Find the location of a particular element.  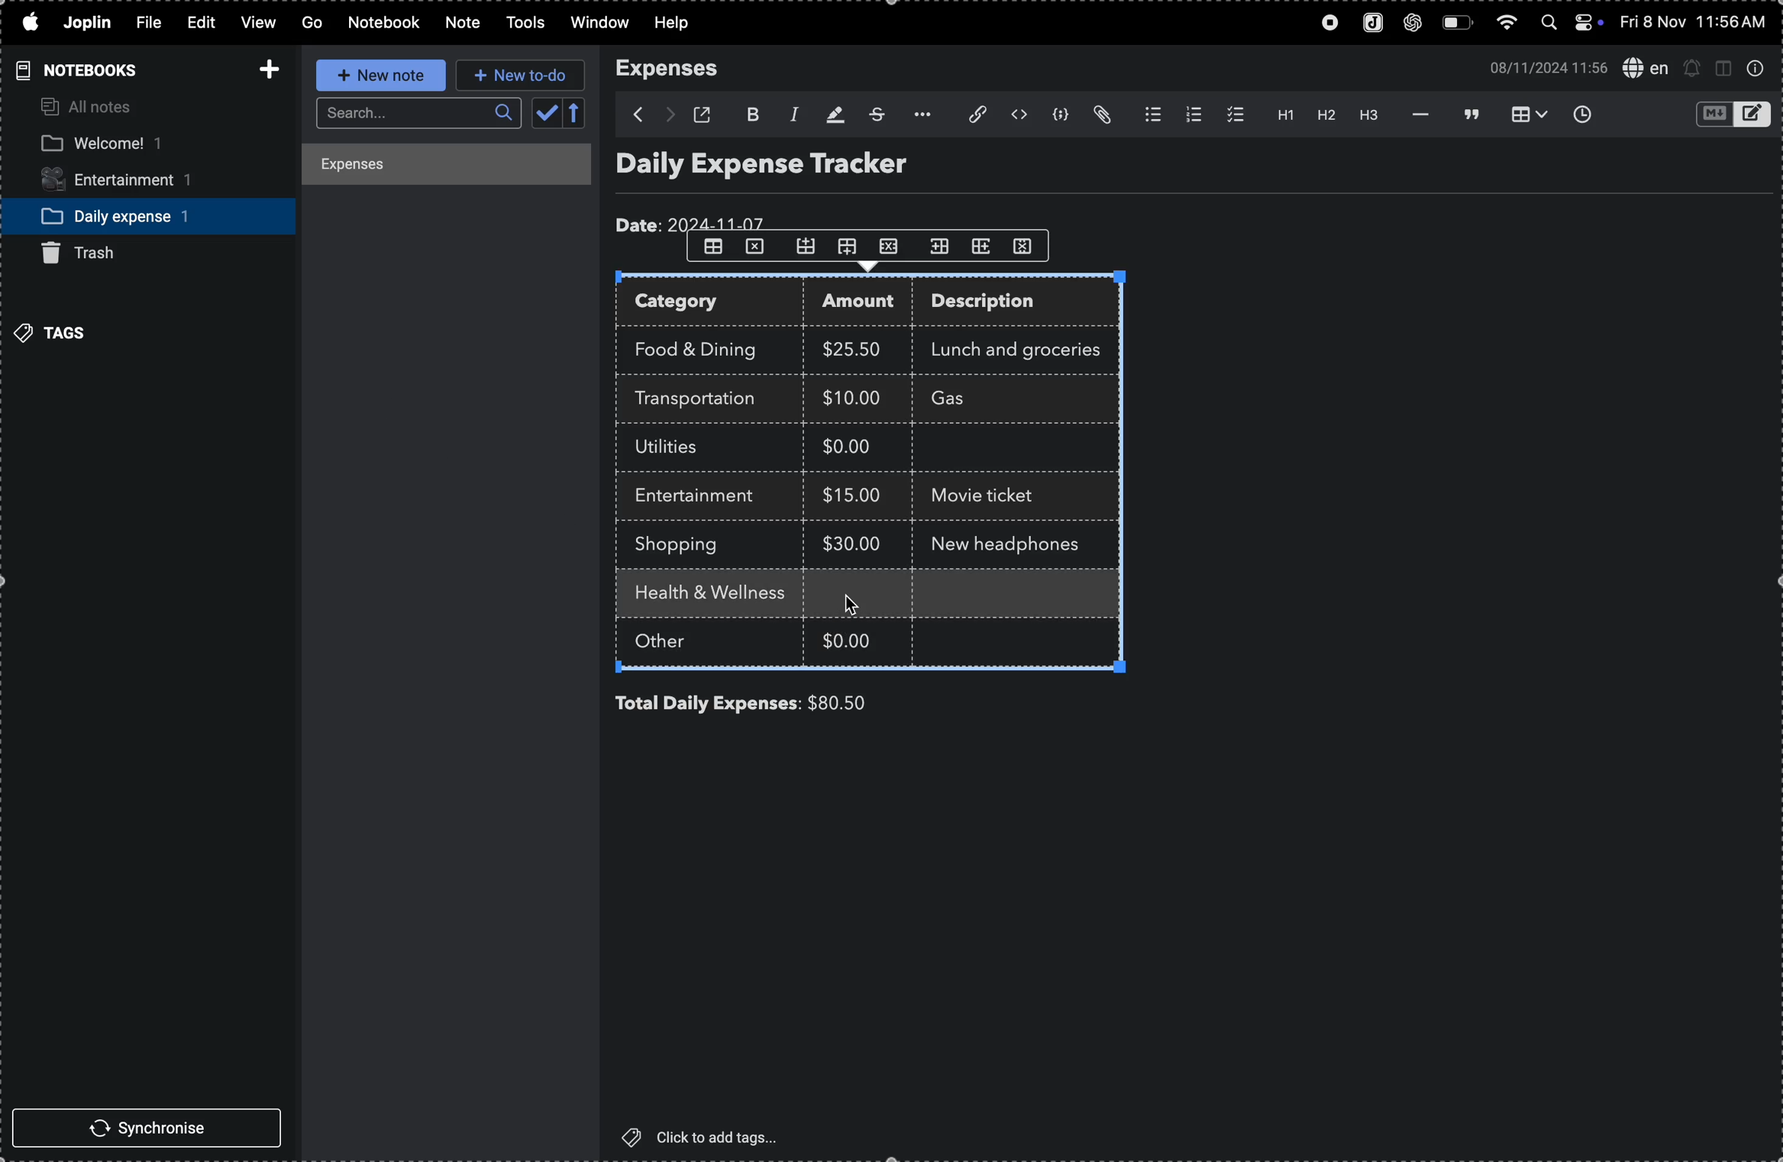

all notes is located at coordinates (90, 108).